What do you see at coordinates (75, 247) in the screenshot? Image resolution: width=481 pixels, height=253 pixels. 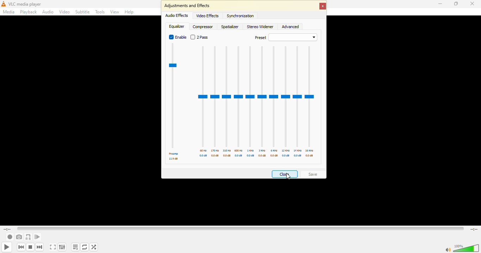 I see `toggle playlist` at bounding box center [75, 247].